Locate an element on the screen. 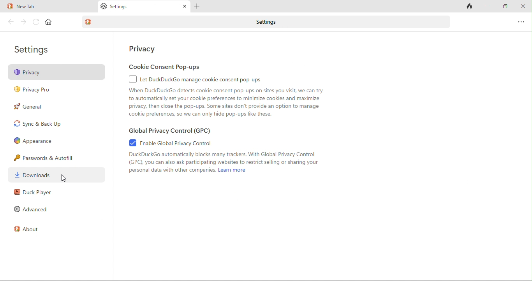  close is located at coordinates (524, 8).